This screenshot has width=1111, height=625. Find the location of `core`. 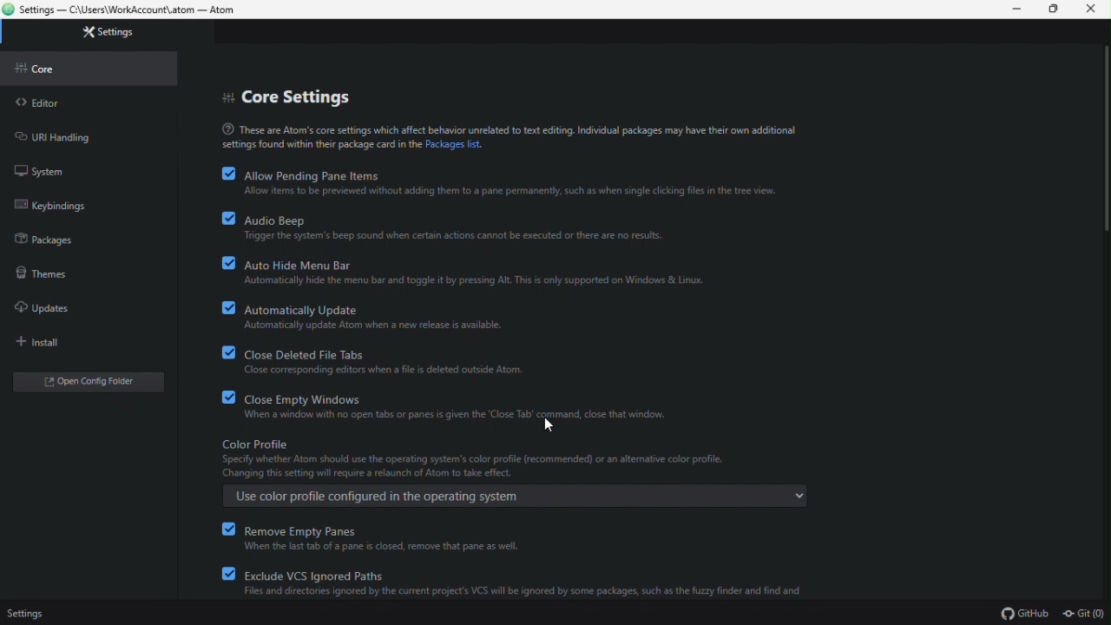

core is located at coordinates (48, 69).